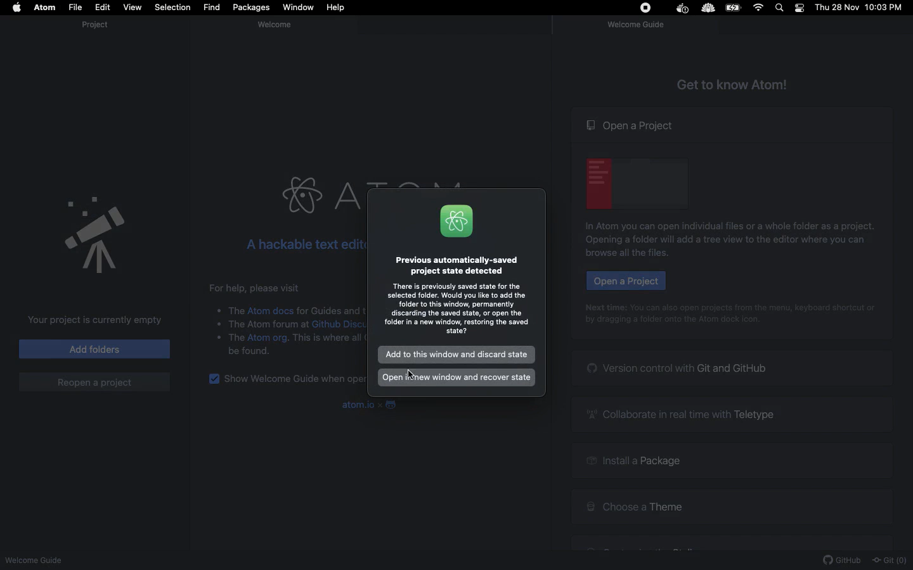  What do you see at coordinates (634, 505) in the screenshot?
I see `Choose a theme` at bounding box center [634, 505].